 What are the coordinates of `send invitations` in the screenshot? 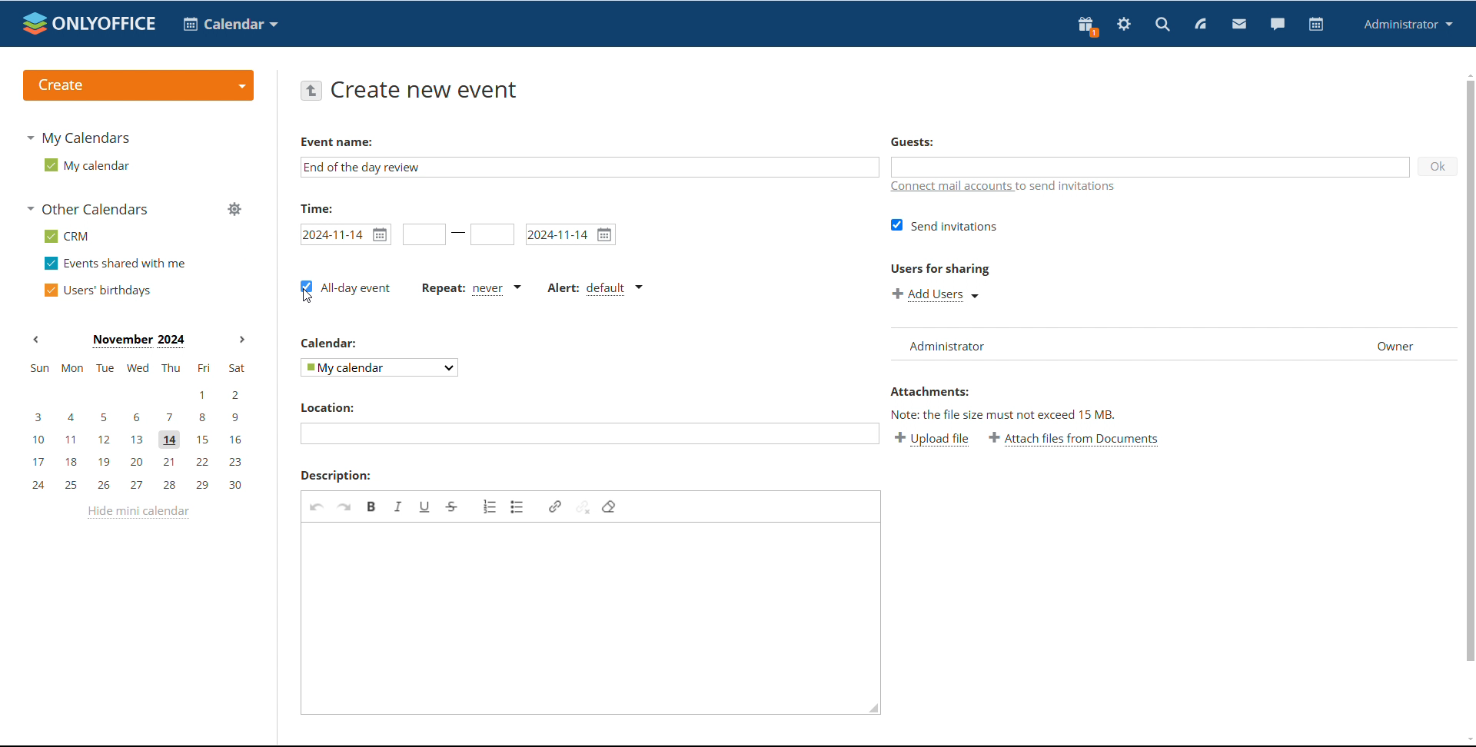 It's located at (945, 225).